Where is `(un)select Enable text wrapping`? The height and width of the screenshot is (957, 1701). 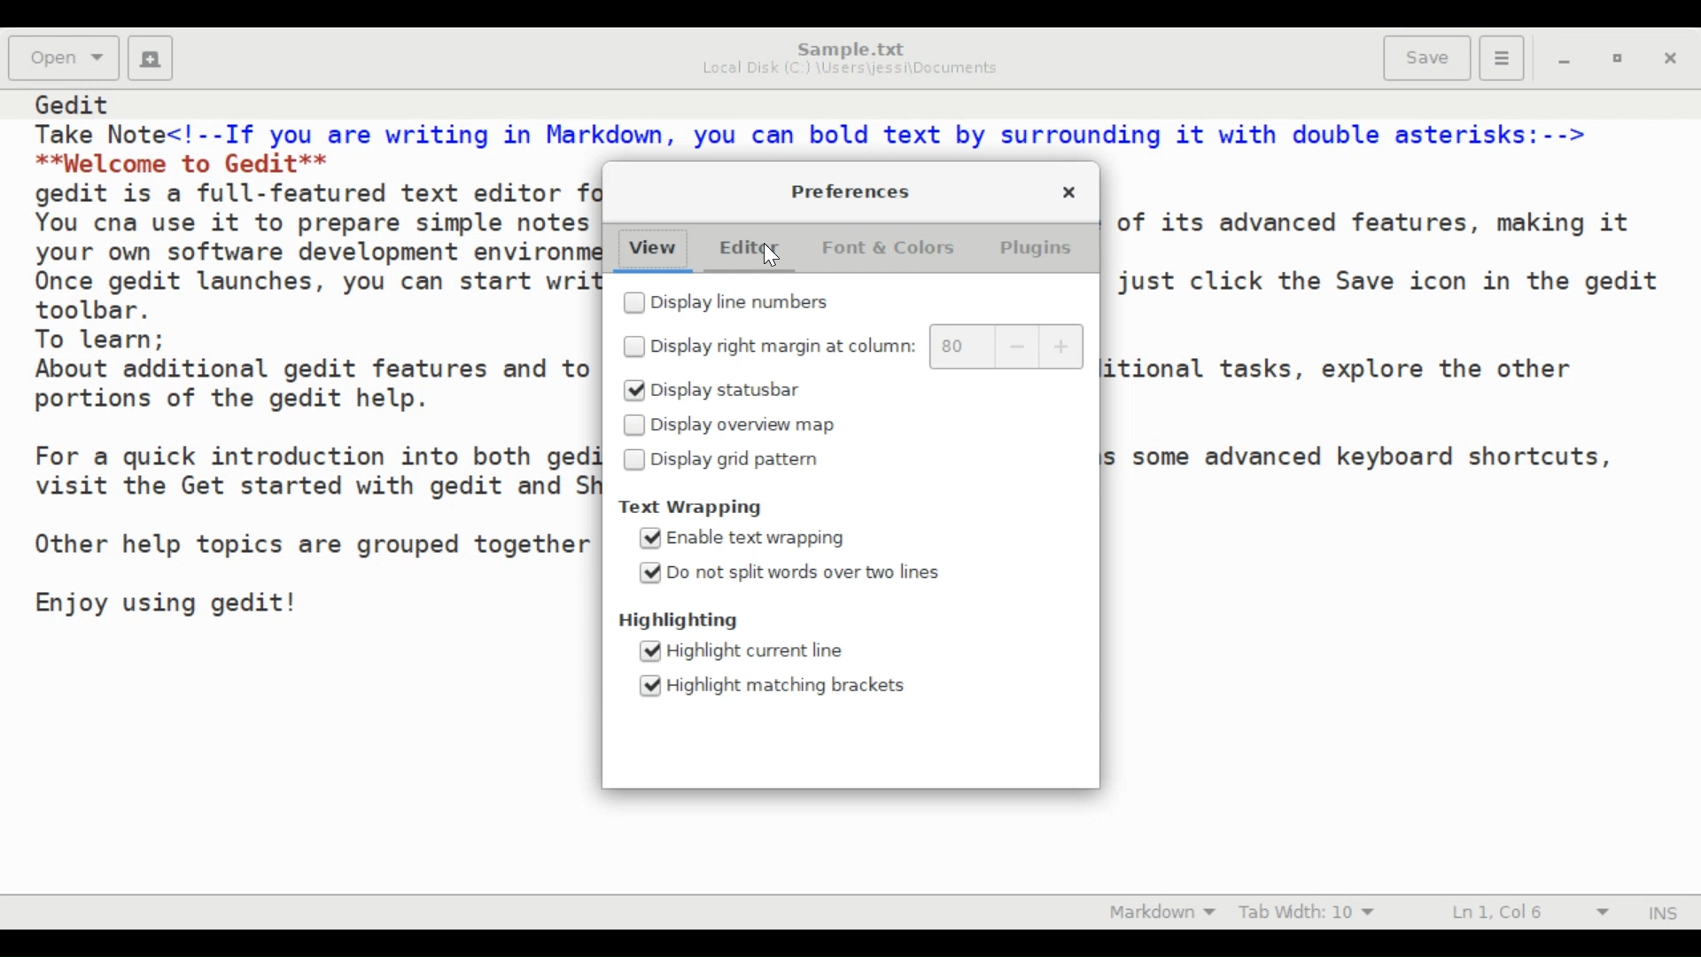
(un)select Enable text wrapping is located at coordinates (749, 540).